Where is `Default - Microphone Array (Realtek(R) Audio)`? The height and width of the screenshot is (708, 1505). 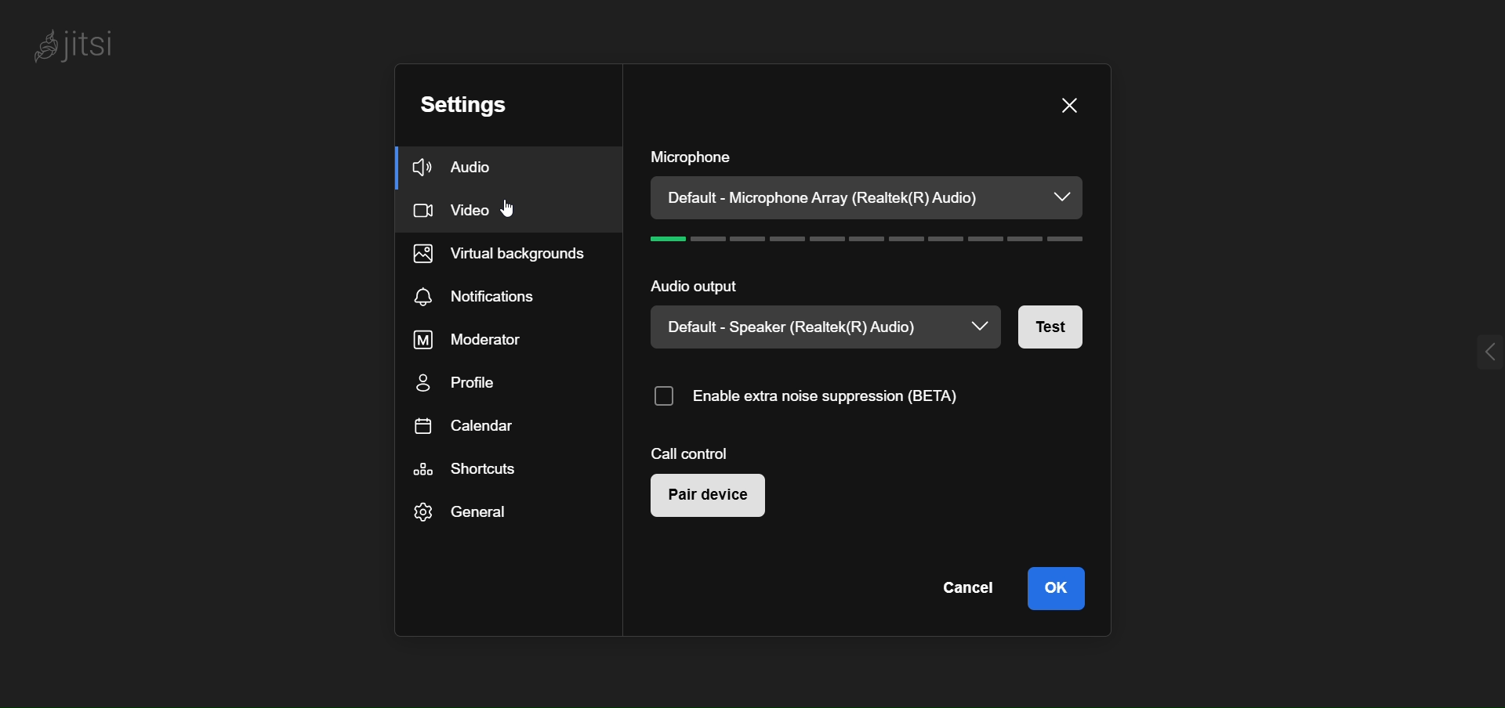
Default - Microphone Array (Realtek(R) Audio) is located at coordinates (819, 198).